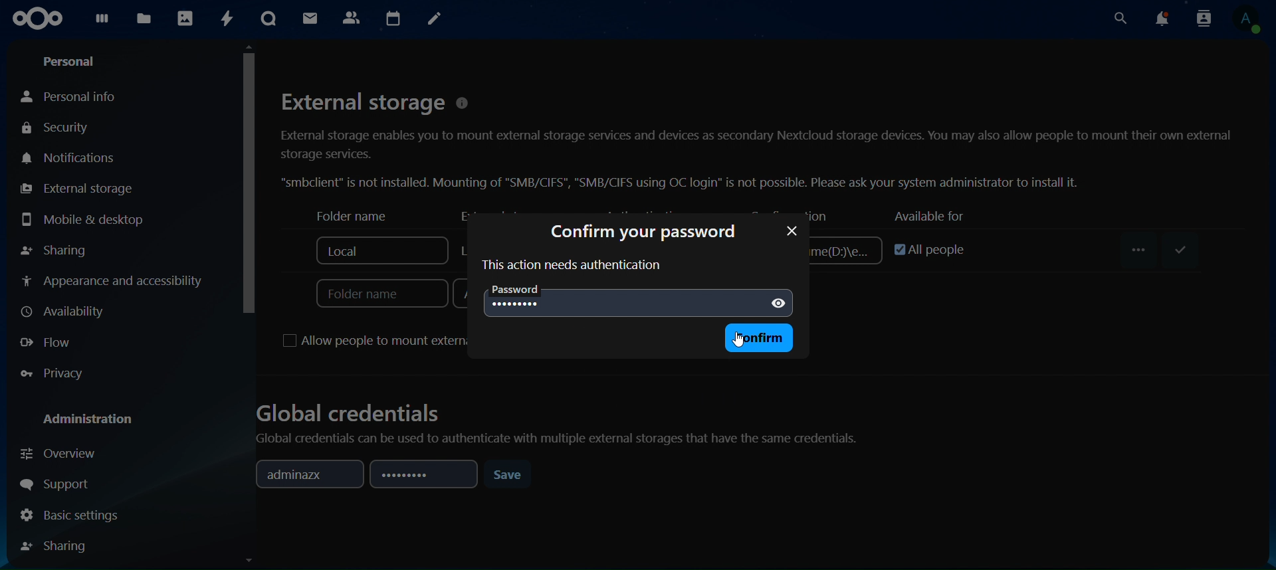 The width and height of the screenshot is (1276, 570). What do you see at coordinates (49, 343) in the screenshot?
I see `flow` at bounding box center [49, 343].